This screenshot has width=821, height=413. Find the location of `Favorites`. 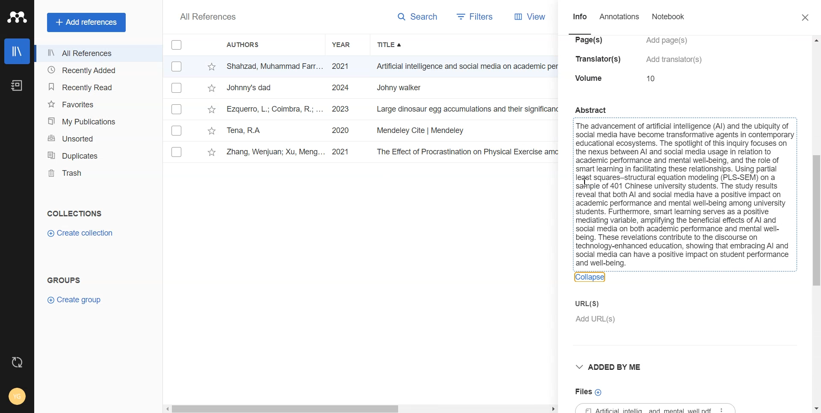

Favorites is located at coordinates (92, 105).